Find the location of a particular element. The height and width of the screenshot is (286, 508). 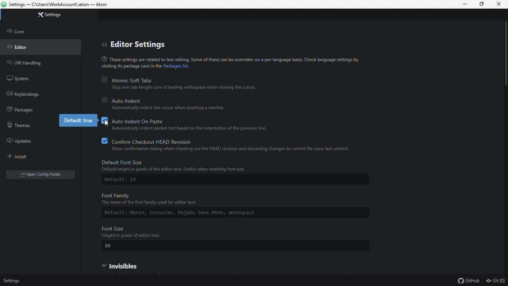

Restore is located at coordinates (482, 5).